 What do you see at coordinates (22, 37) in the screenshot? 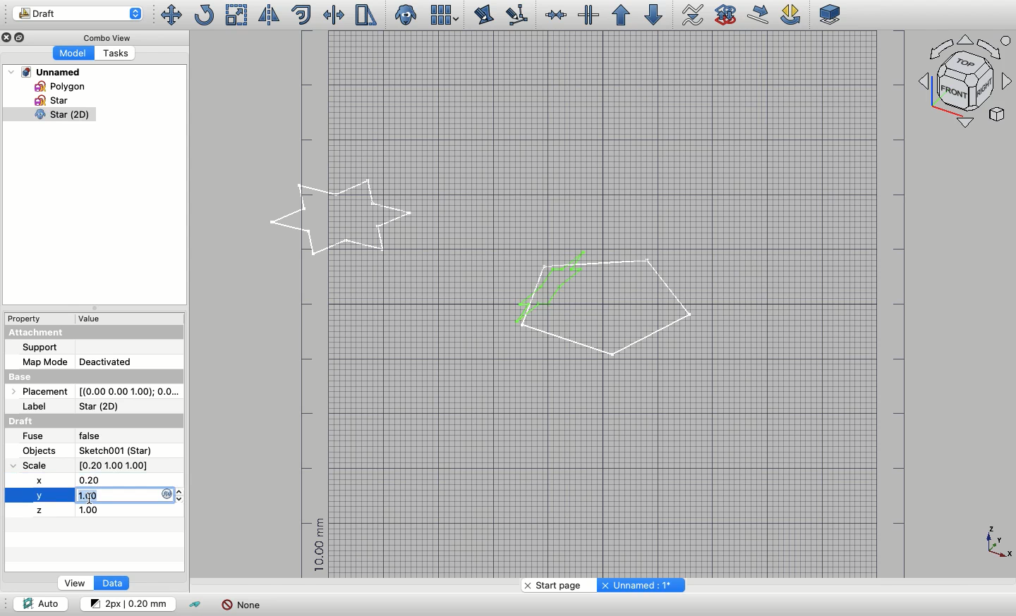
I see `Collapse` at bounding box center [22, 37].